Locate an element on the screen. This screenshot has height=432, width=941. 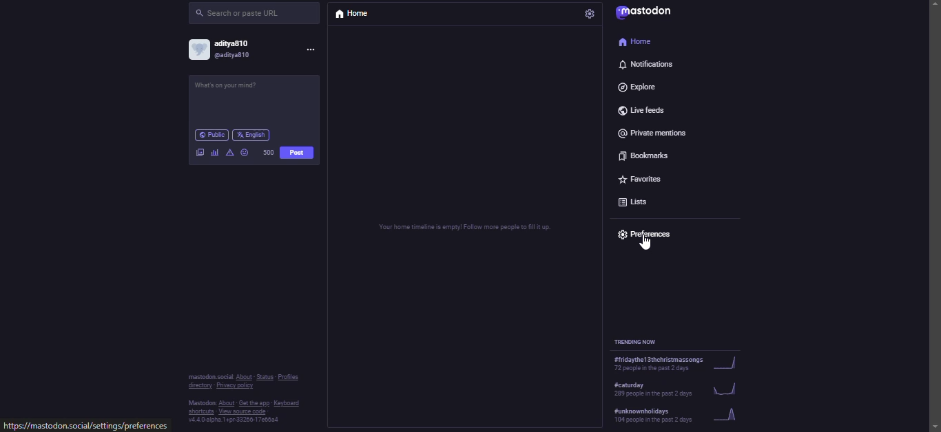
advanced is located at coordinates (228, 151).